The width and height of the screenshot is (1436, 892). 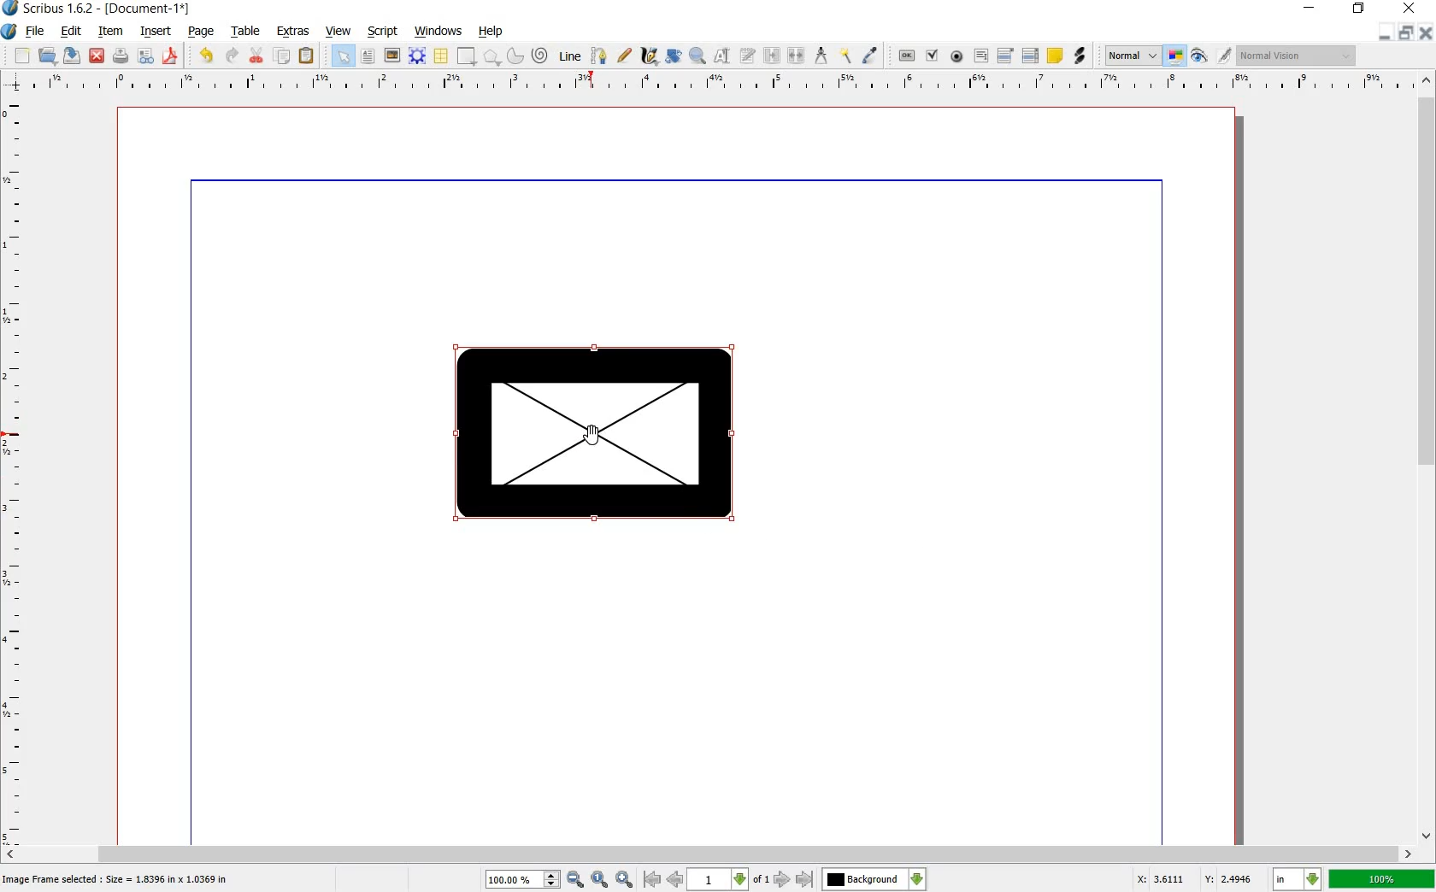 What do you see at coordinates (367, 56) in the screenshot?
I see `text frame` at bounding box center [367, 56].